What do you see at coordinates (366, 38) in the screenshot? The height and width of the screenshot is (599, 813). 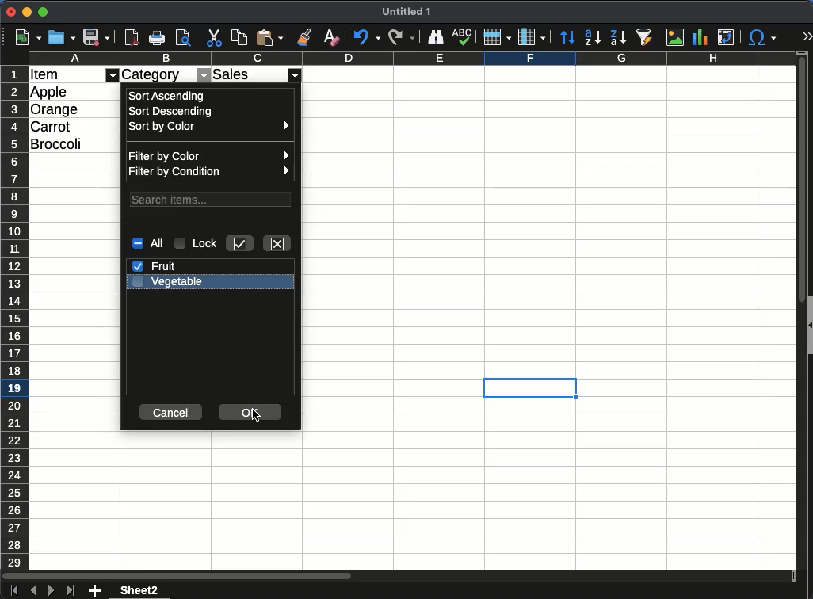 I see `undo` at bounding box center [366, 38].